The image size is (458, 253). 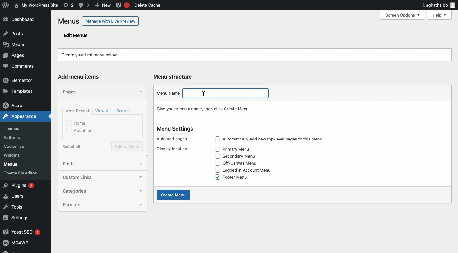 What do you see at coordinates (94, 163) in the screenshot?
I see `Posts` at bounding box center [94, 163].